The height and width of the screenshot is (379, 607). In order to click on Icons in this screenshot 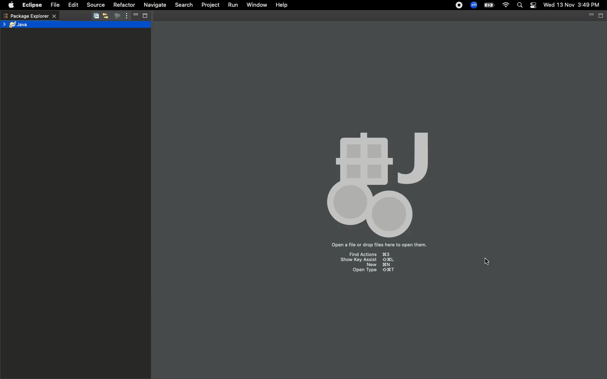, I will do `click(377, 185)`.